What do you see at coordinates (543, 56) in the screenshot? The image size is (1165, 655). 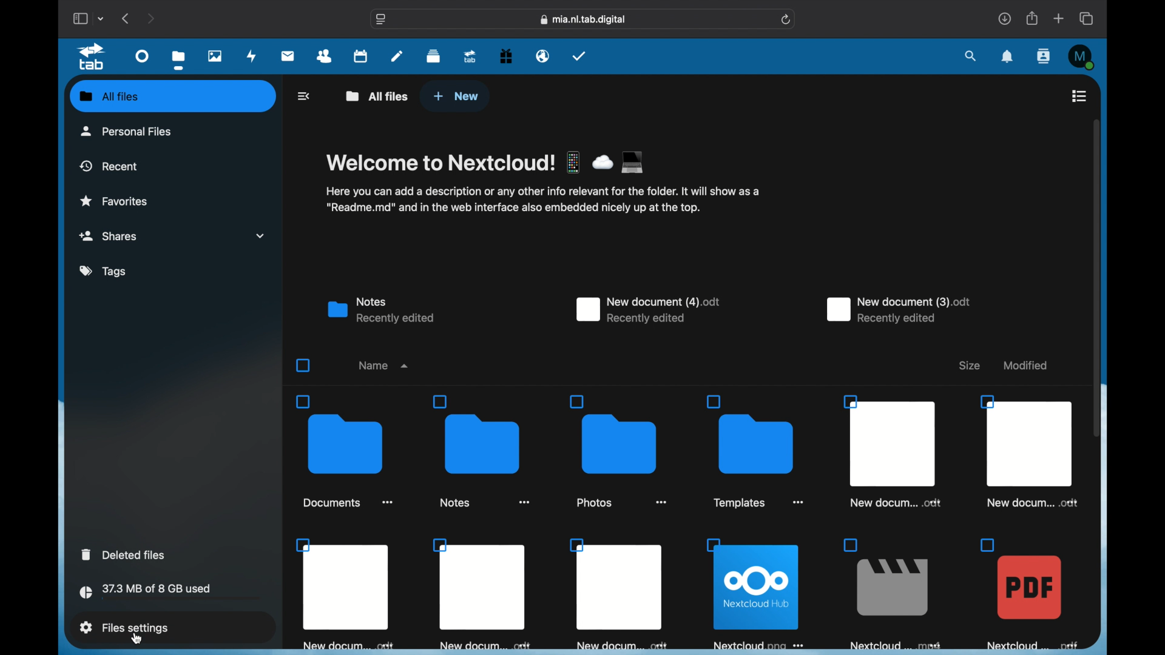 I see `email` at bounding box center [543, 56].